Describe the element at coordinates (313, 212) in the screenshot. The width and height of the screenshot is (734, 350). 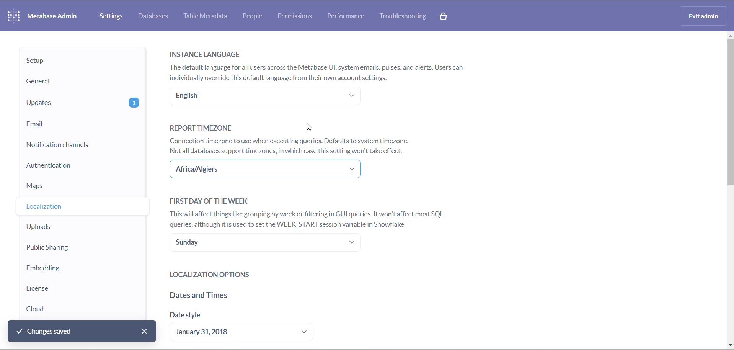
I see `FIRST DAY OF THE WEEK
This will affect things like grouping by week or filtering in GUI queries. It won't affect most SQL
queries, although it is used to set the WEEK _START session variable in Snowflake.` at that location.